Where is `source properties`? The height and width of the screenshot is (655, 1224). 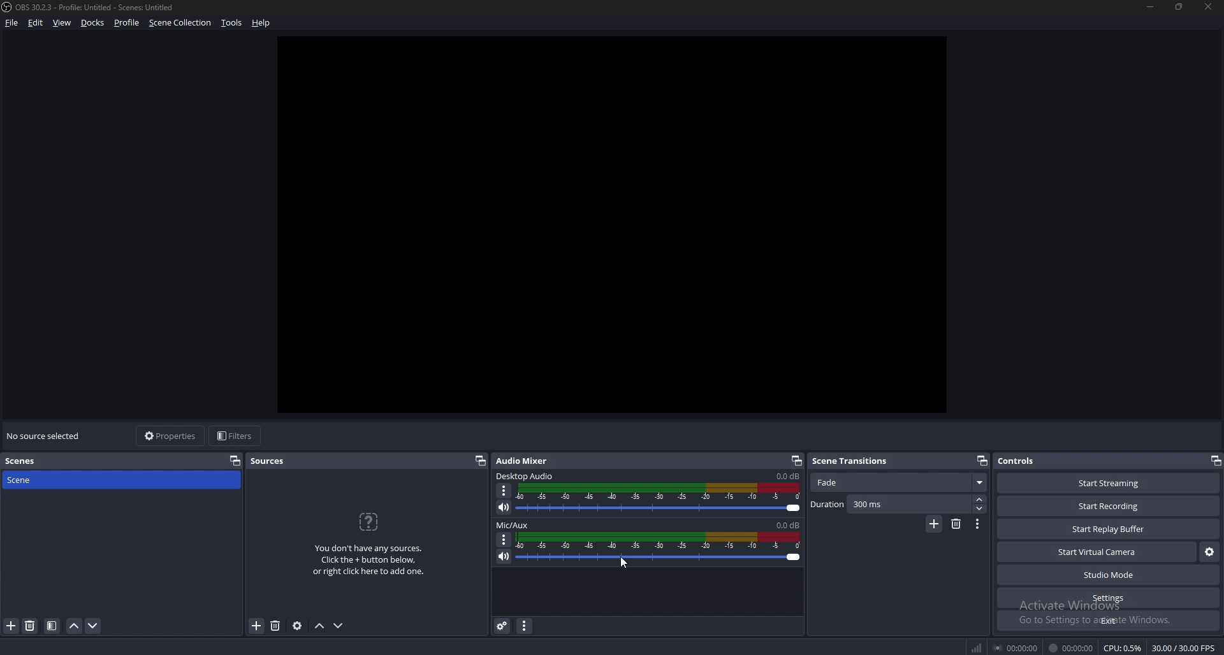
source properties is located at coordinates (297, 626).